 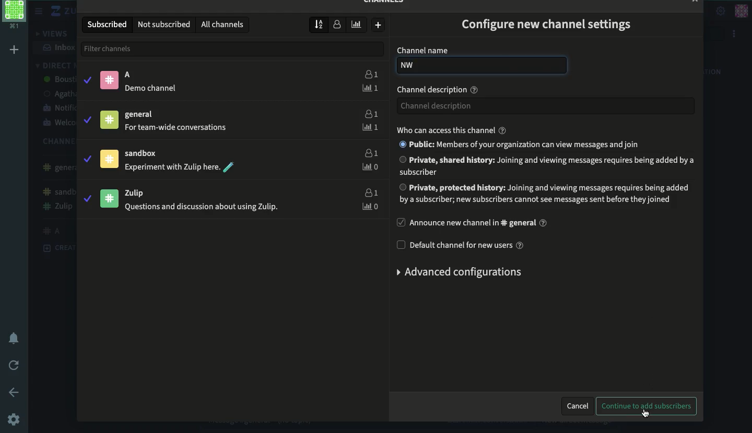 I want to click on NW, so click(x=413, y=66).